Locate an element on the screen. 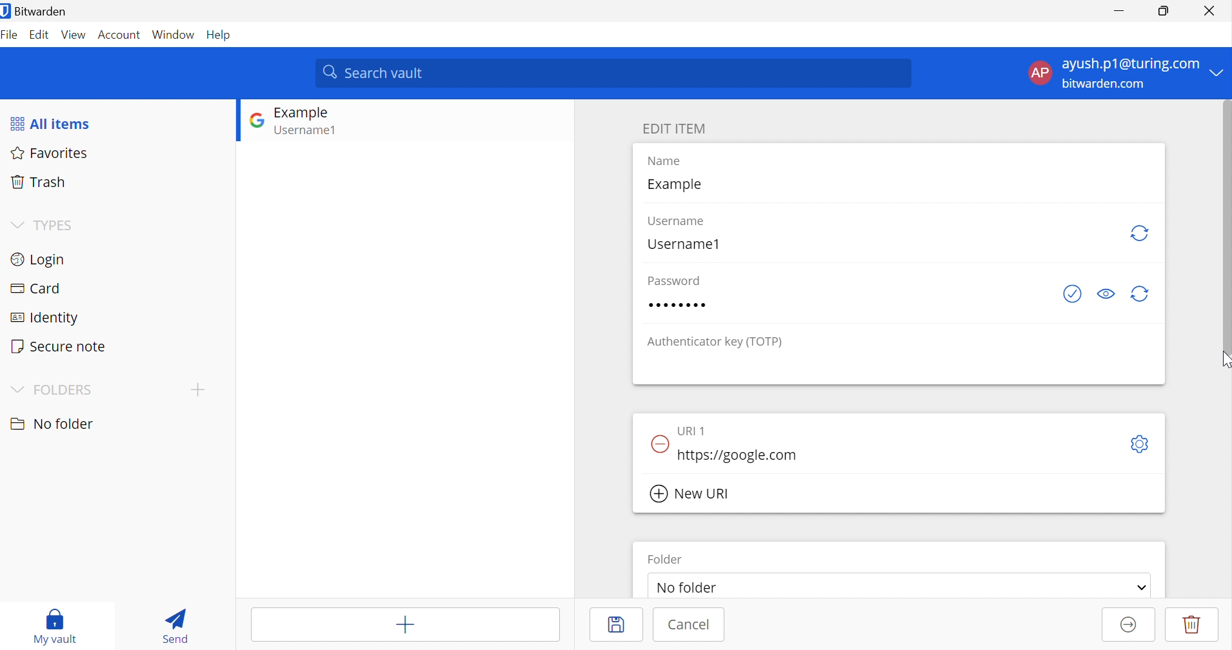  Account is located at coordinates (119, 34).